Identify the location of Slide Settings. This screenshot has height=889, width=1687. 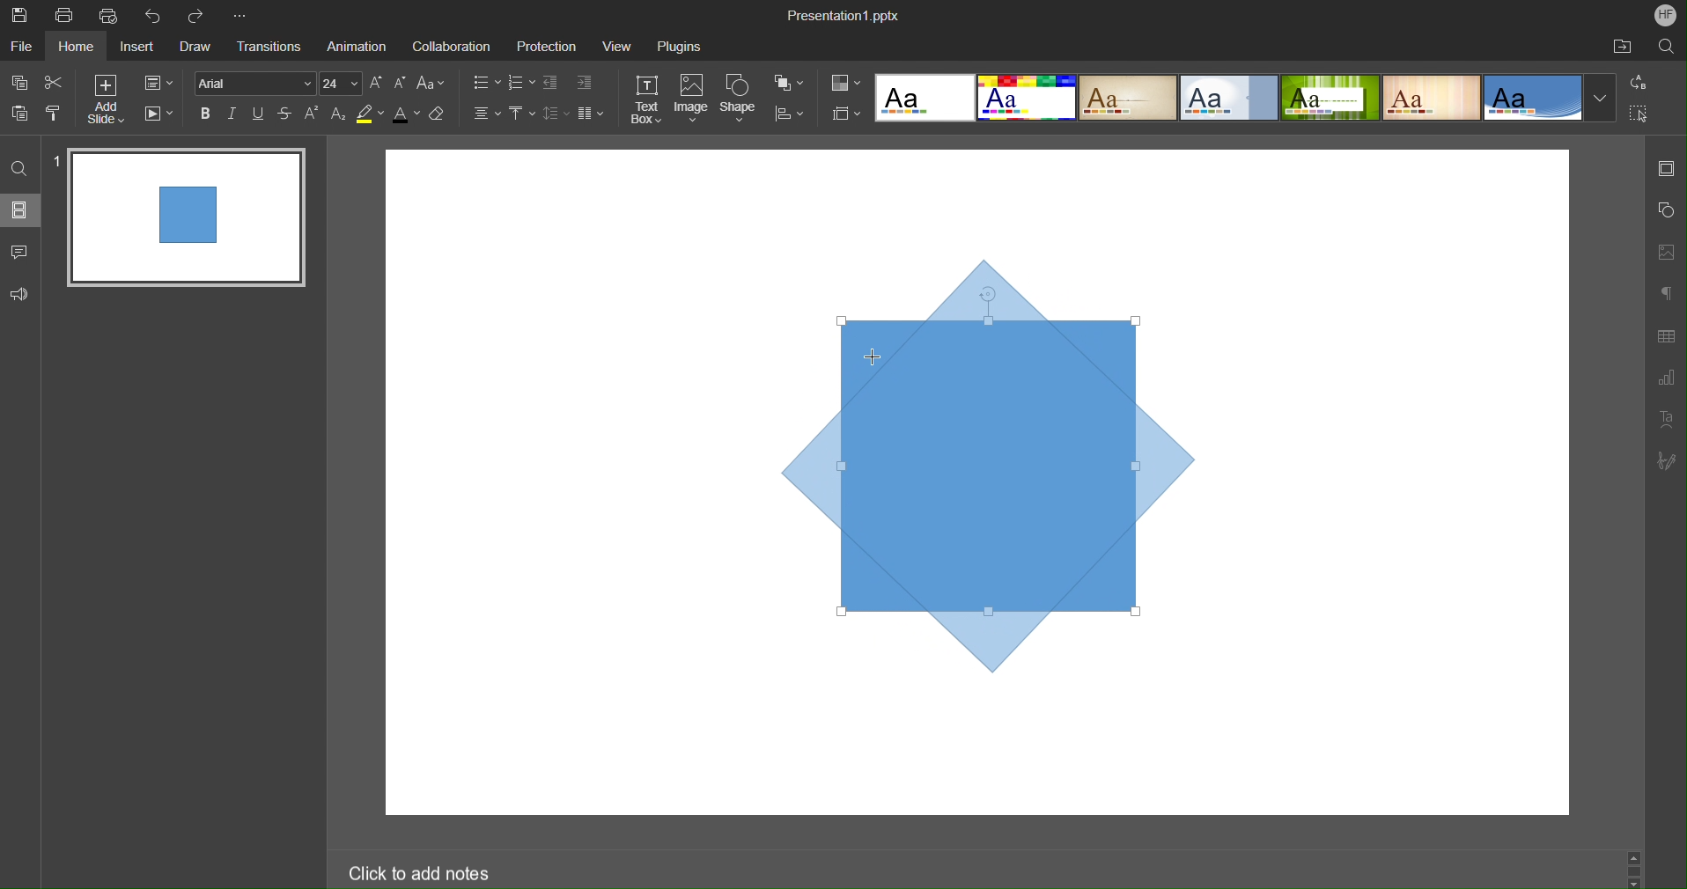
(1668, 165).